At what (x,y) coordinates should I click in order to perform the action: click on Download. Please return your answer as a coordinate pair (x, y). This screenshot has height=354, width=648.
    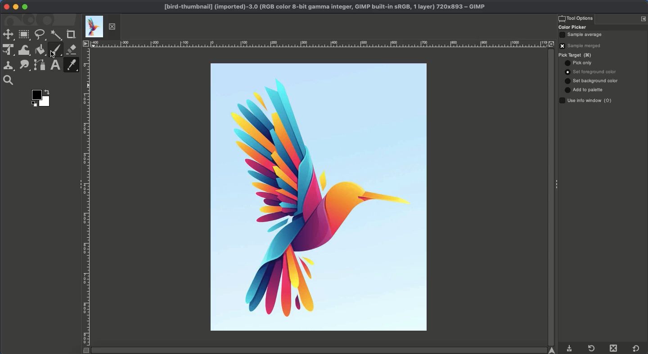
    Looking at the image, I should click on (570, 349).